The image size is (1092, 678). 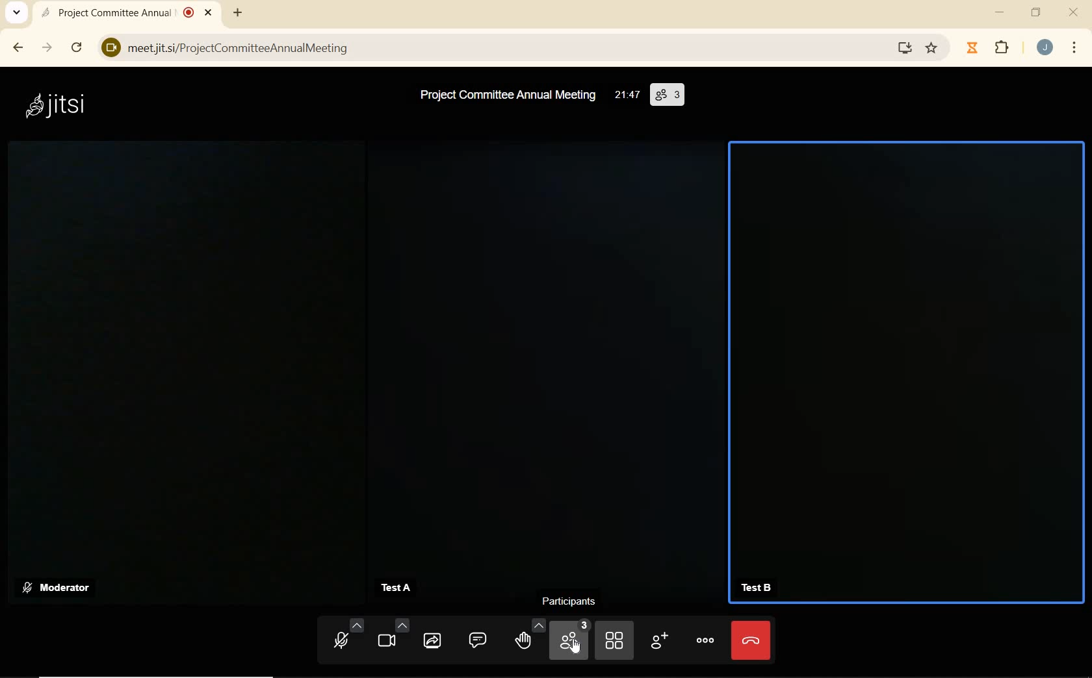 What do you see at coordinates (497, 49) in the screenshot?
I see `) meetjit.si/ProjectCommitteeAnnualMeeting` at bounding box center [497, 49].